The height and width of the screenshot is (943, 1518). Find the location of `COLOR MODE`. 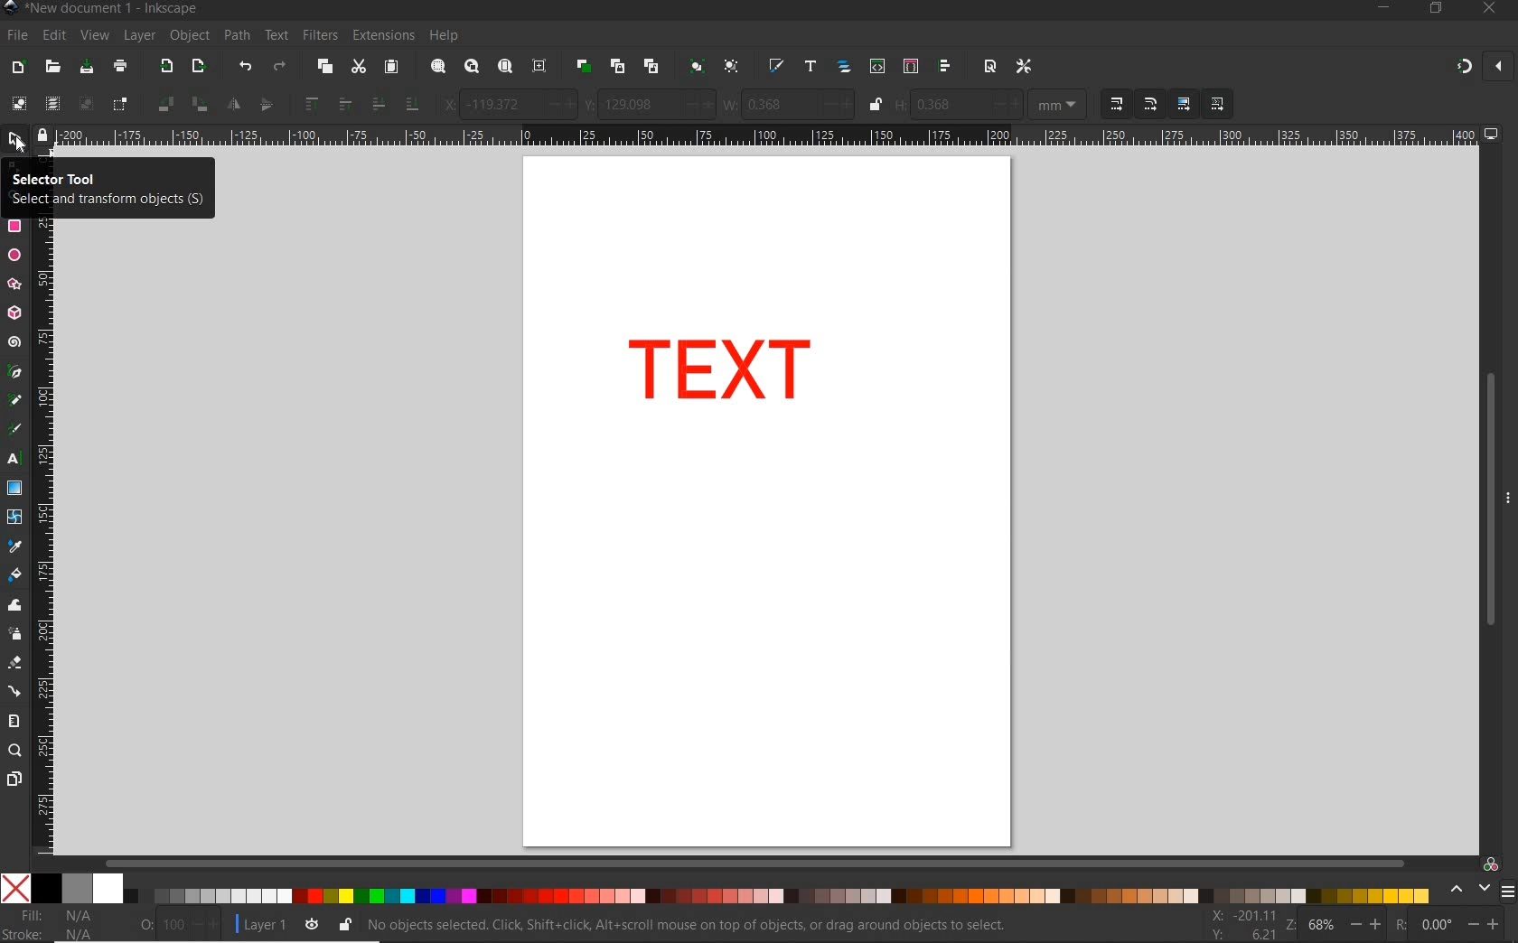

COLOR MODE is located at coordinates (715, 888).